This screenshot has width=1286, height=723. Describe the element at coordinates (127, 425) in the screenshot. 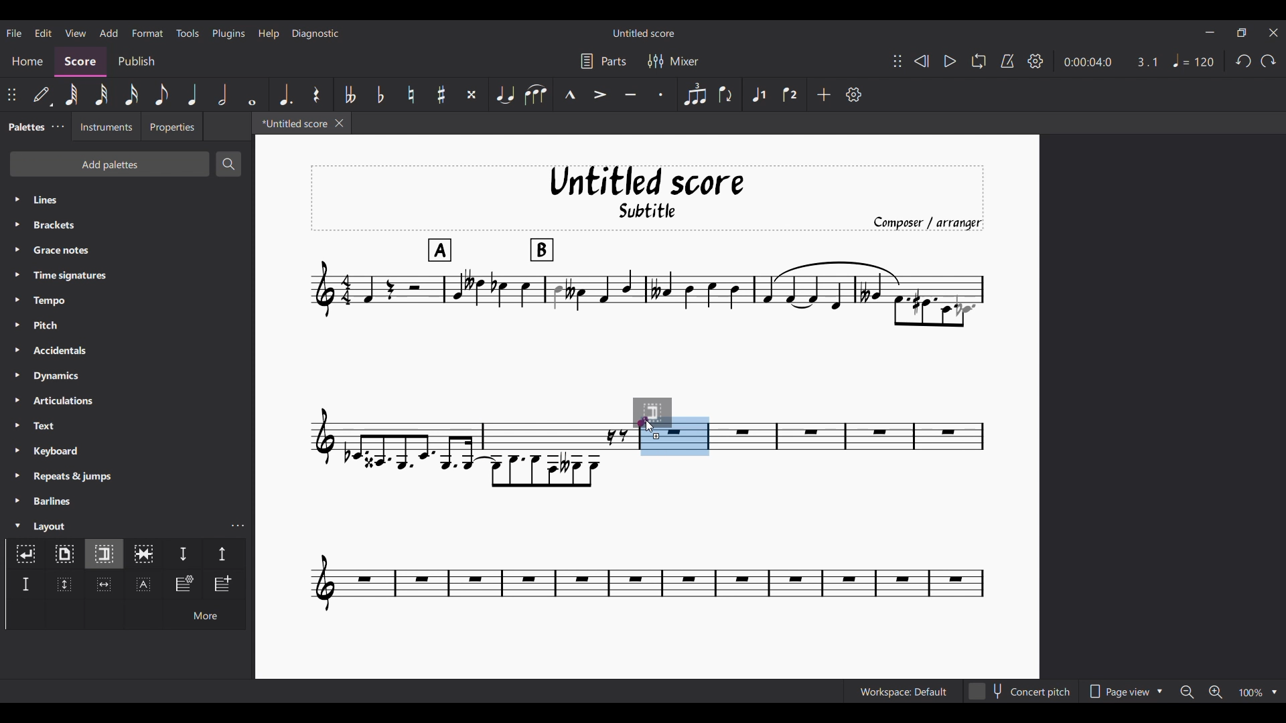

I see `Text` at that location.